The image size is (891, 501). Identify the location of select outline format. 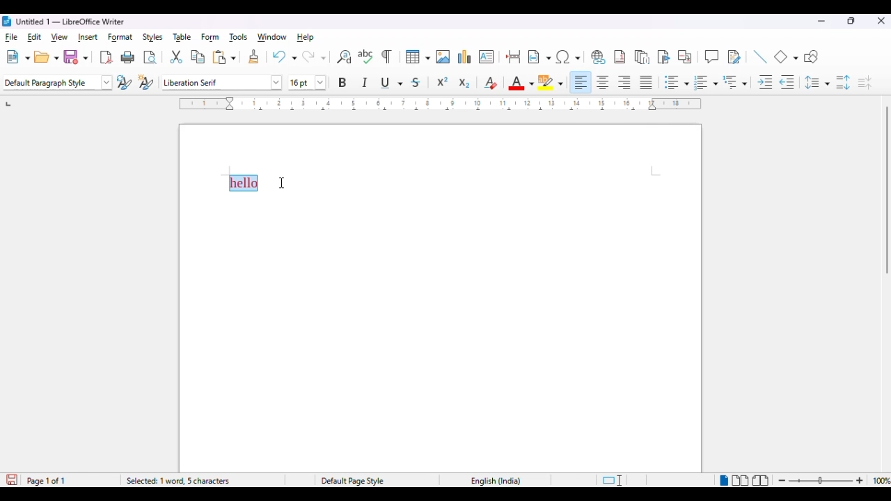
(735, 82).